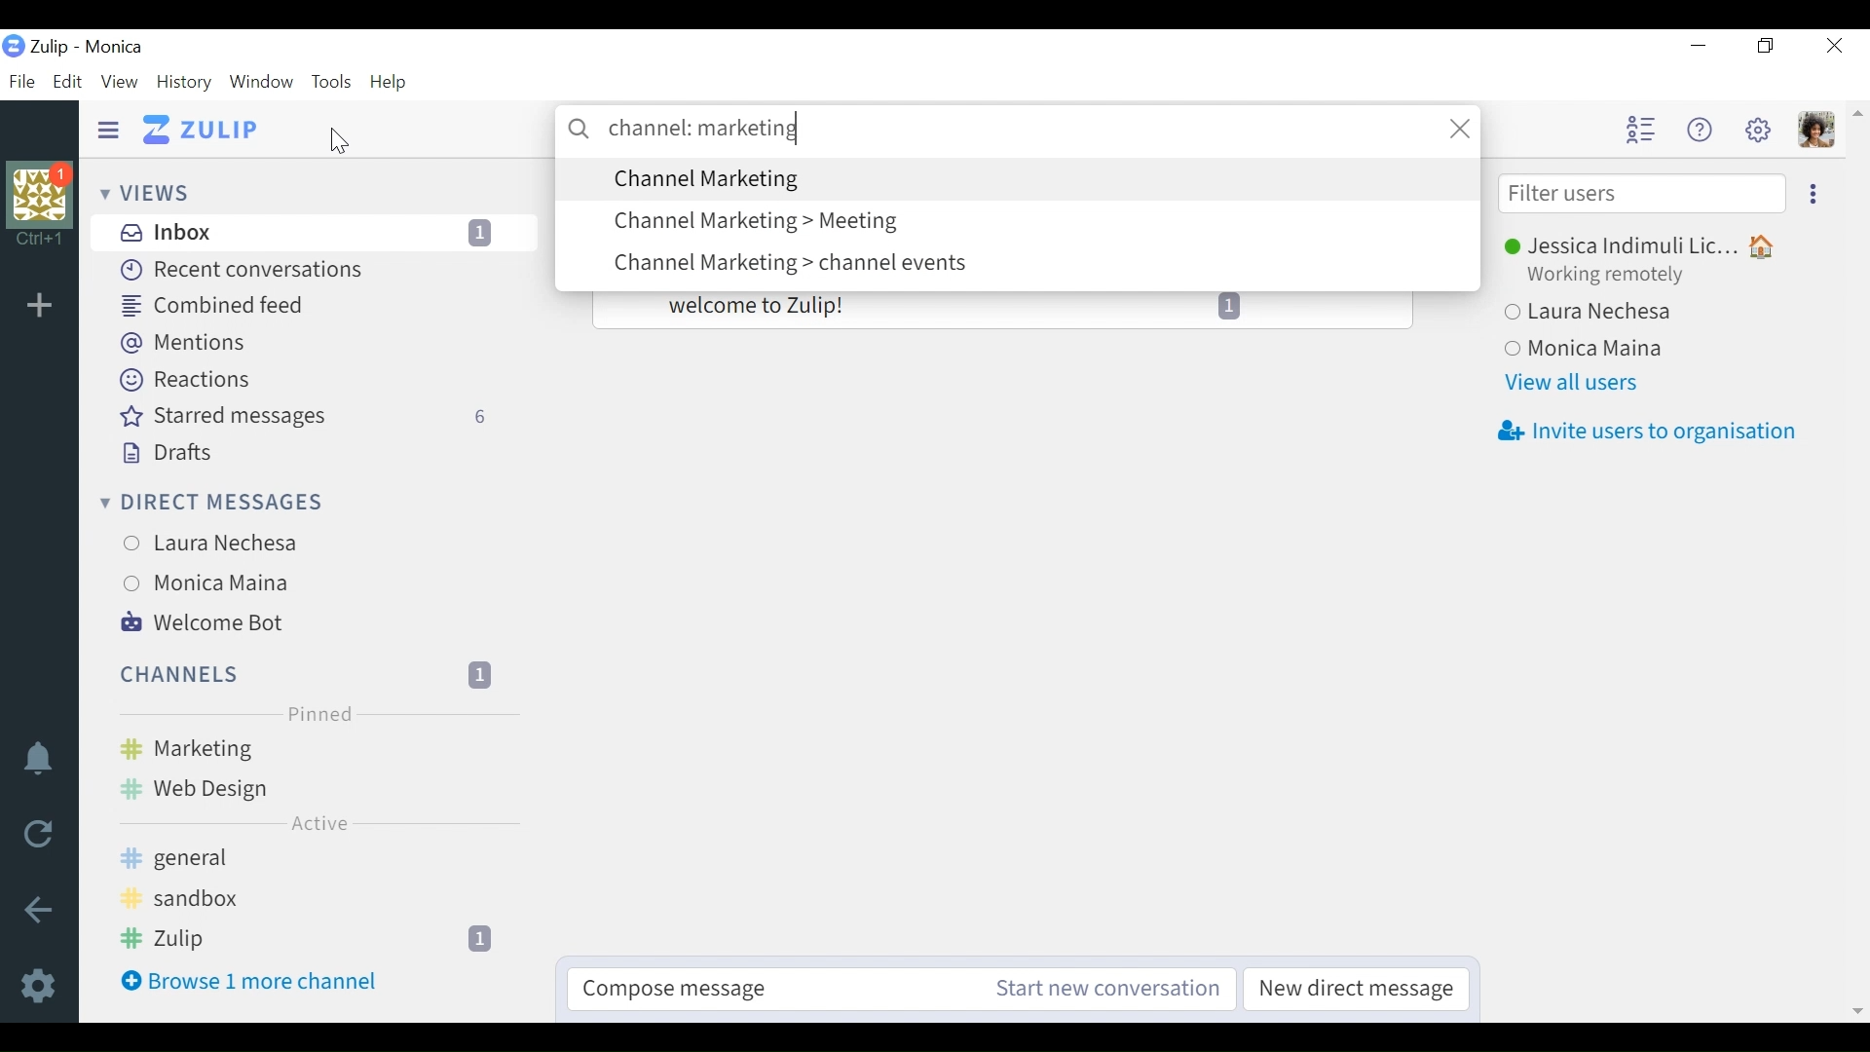  What do you see at coordinates (389, 81) in the screenshot?
I see `Help` at bounding box center [389, 81].